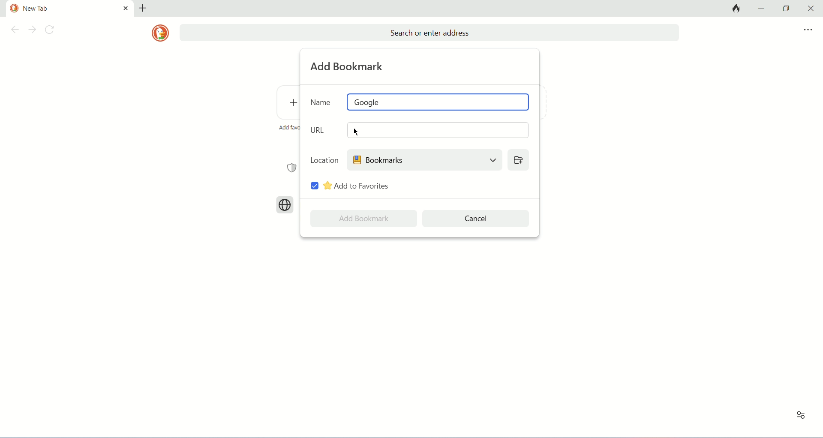 The image size is (823, 438). Describe the element at coordinates (801, 416) in the screenshot. I see `view option` at that location.